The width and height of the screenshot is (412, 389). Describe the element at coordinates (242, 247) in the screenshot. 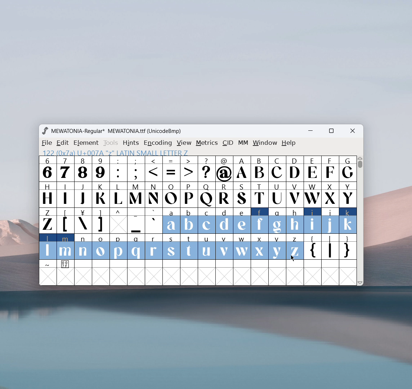

I see `w` at that location.